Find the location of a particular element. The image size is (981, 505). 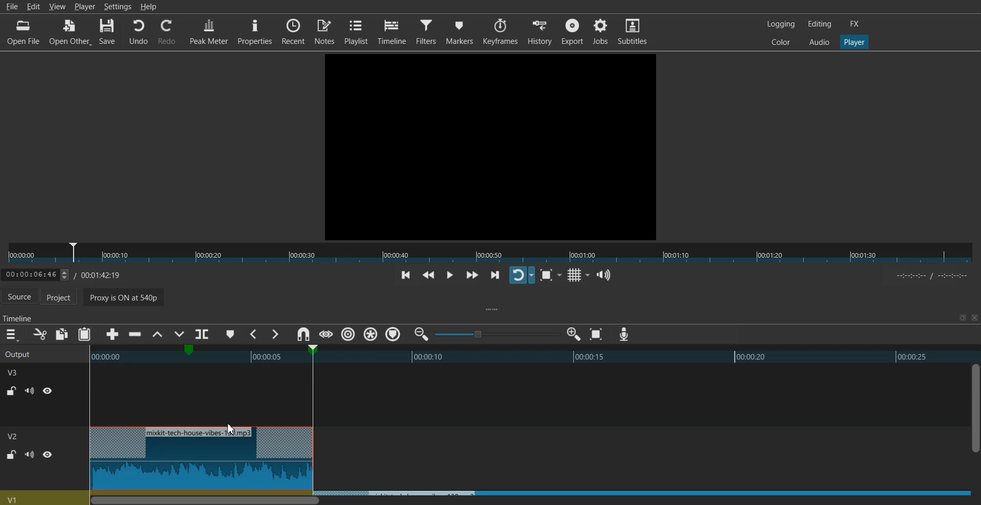

Lock / UnLock is located at coordinates (11, 455).